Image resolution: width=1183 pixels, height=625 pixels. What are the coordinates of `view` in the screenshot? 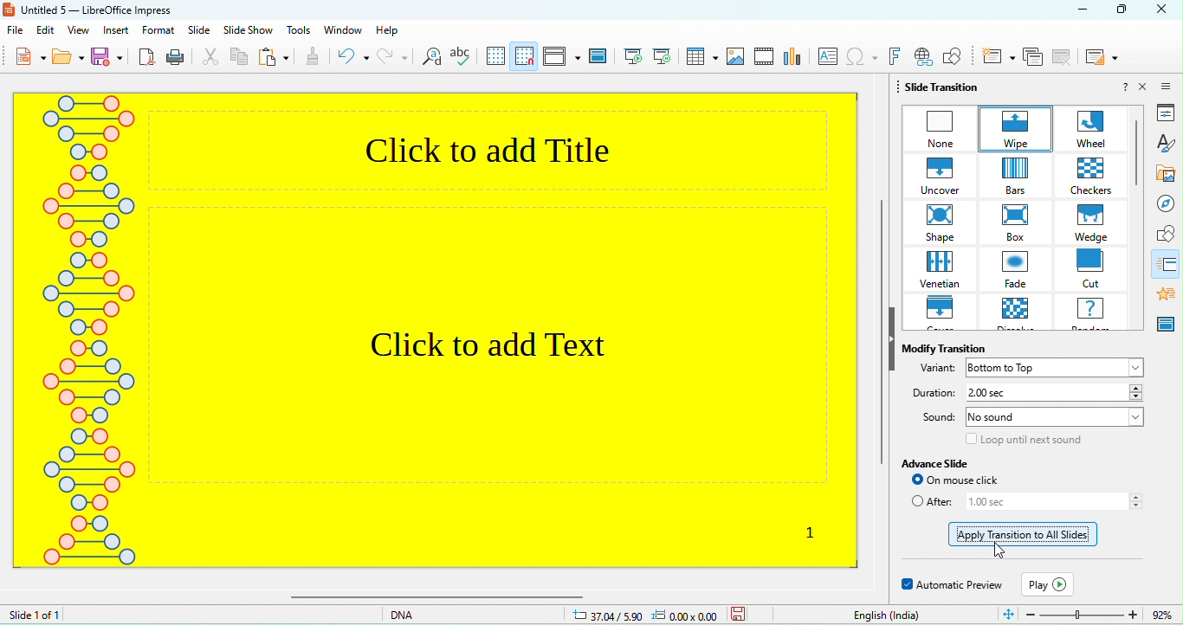 It's located at (80, 31).